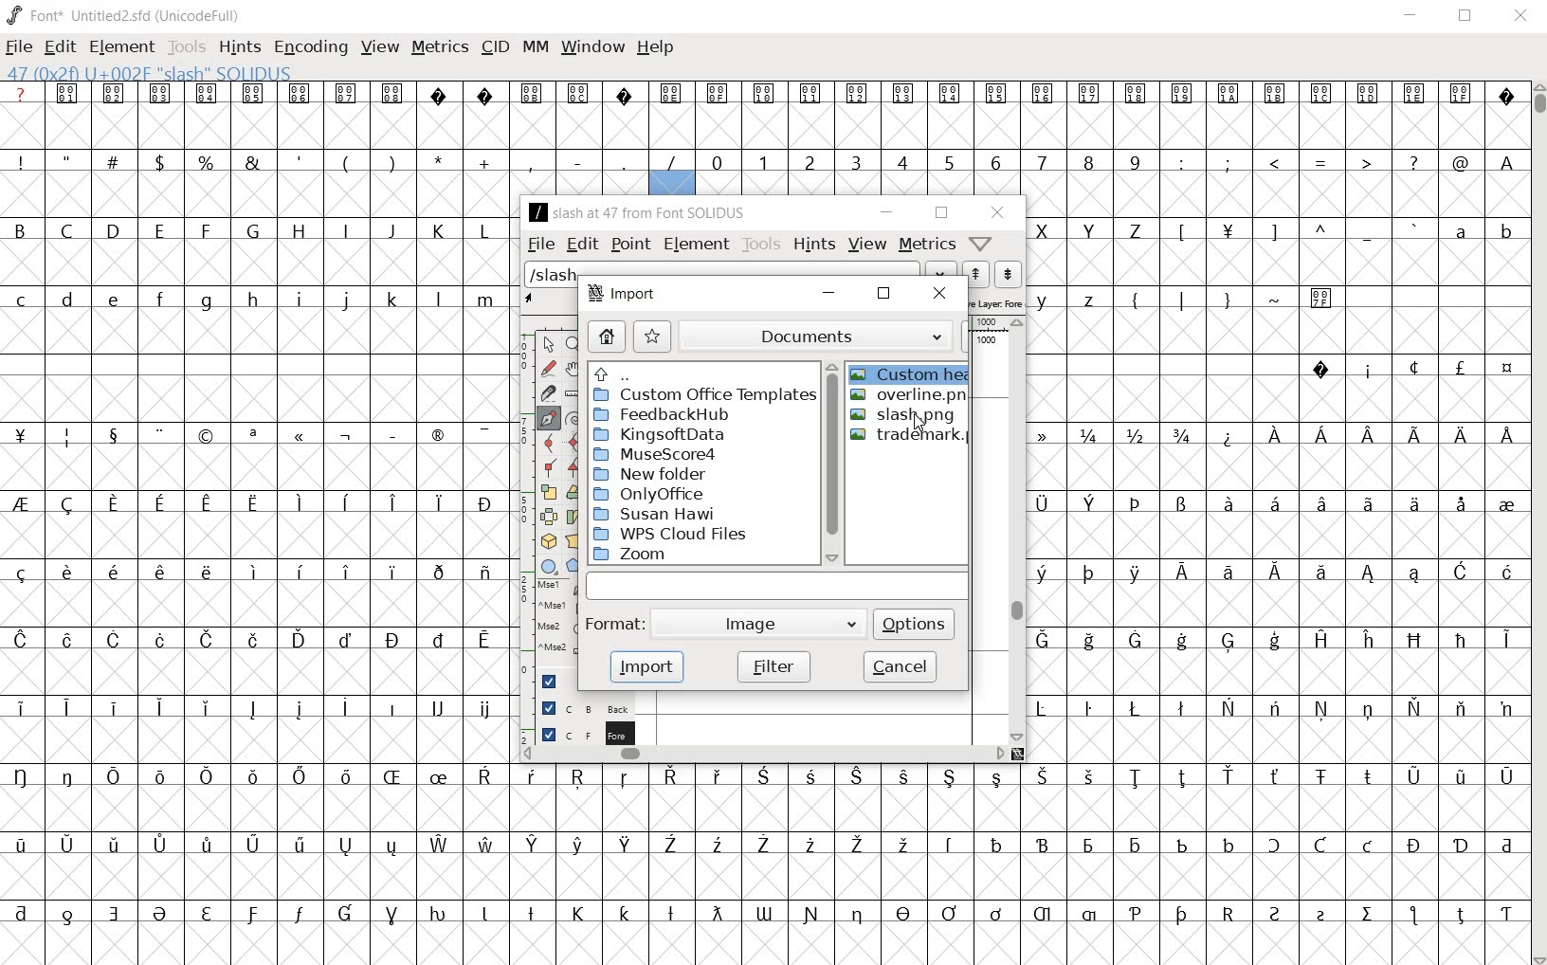  Describe the element at coordinates (572, 468) in the screenshot. I see `Add a corner point` at that location.